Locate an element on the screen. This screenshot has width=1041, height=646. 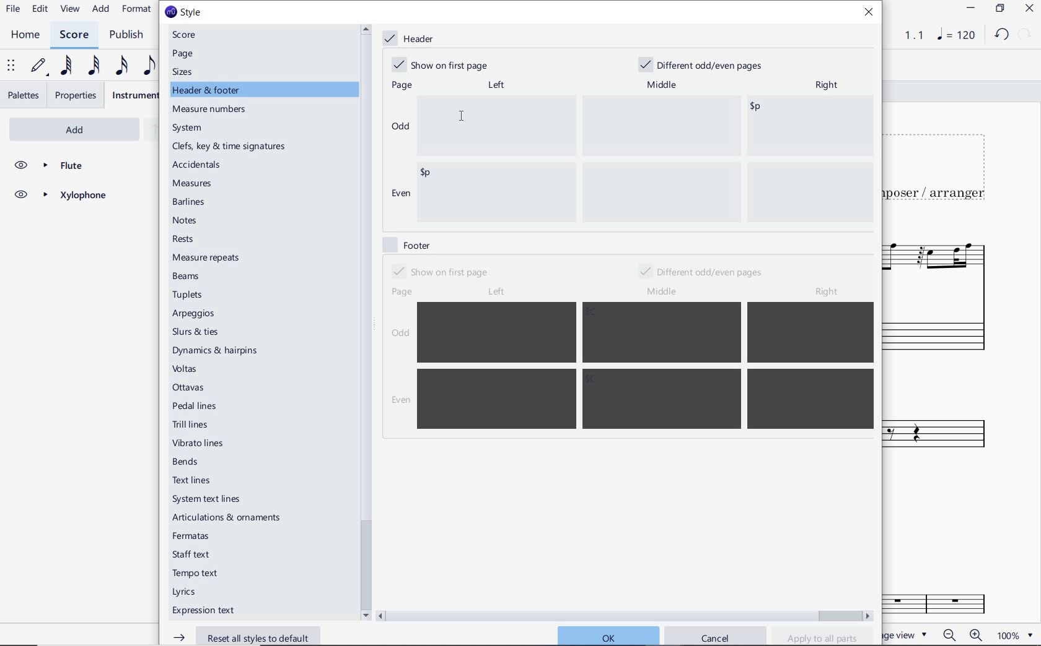
RESTORE DOWN is located at coordinates (999, 9).